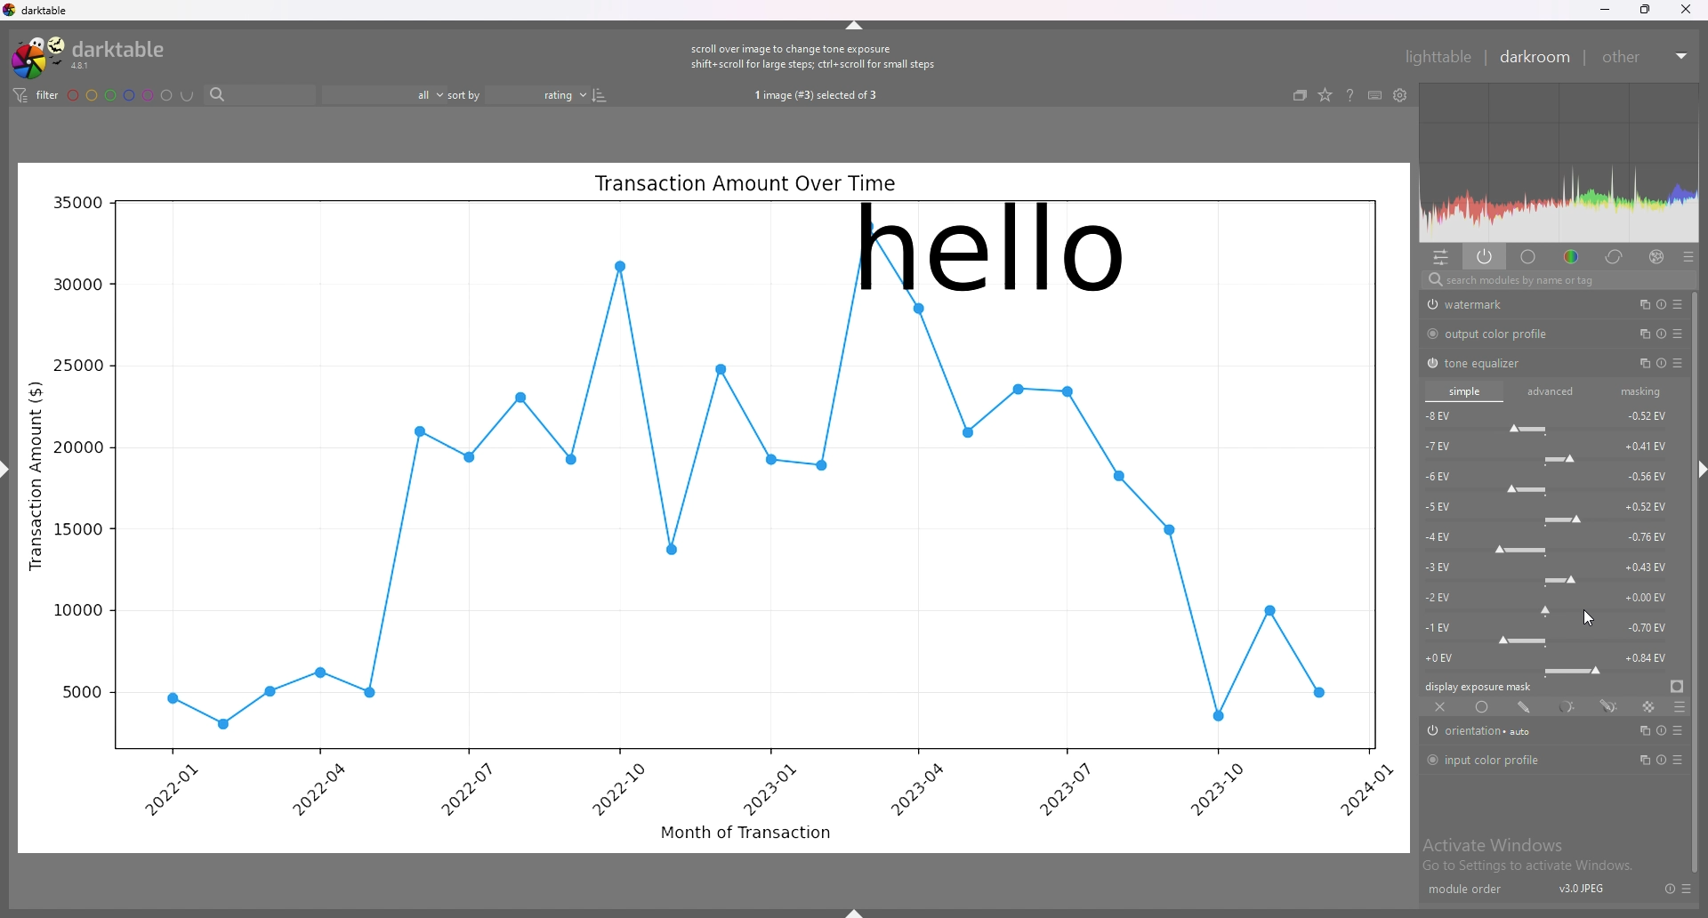 The height and width of the screenshot is (918, 1708). I want to click on collapse grouped images, so click(1300, 95).